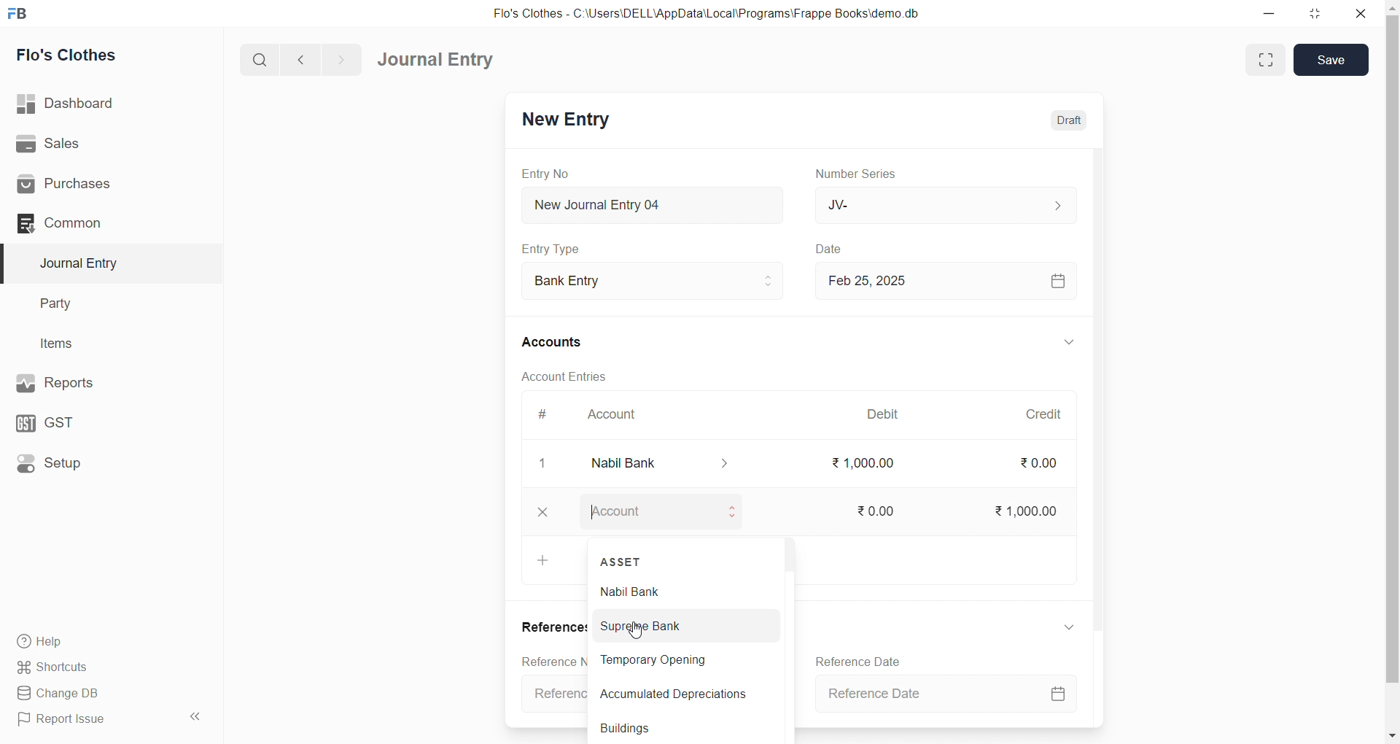  I want to click on Expand/Collapse, so click(1067, 344).